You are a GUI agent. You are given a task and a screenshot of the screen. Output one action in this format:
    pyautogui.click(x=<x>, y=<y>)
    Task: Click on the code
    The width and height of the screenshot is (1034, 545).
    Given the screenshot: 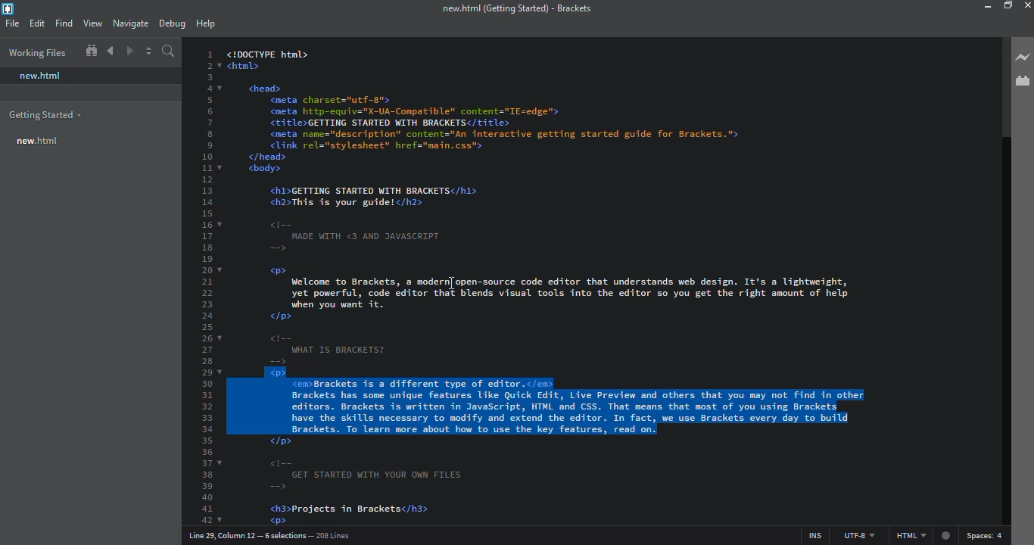 What is the action you would take?
    pyautogui.click(x=390, y=488)
    